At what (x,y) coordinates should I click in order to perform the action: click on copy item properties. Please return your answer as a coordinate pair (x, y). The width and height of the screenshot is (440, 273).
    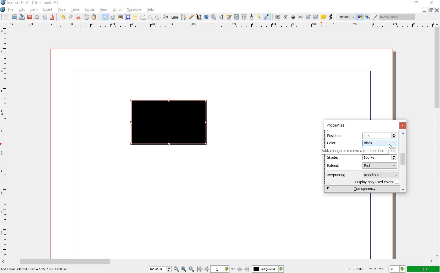
    Looking at the image, I should click on (260, 17).